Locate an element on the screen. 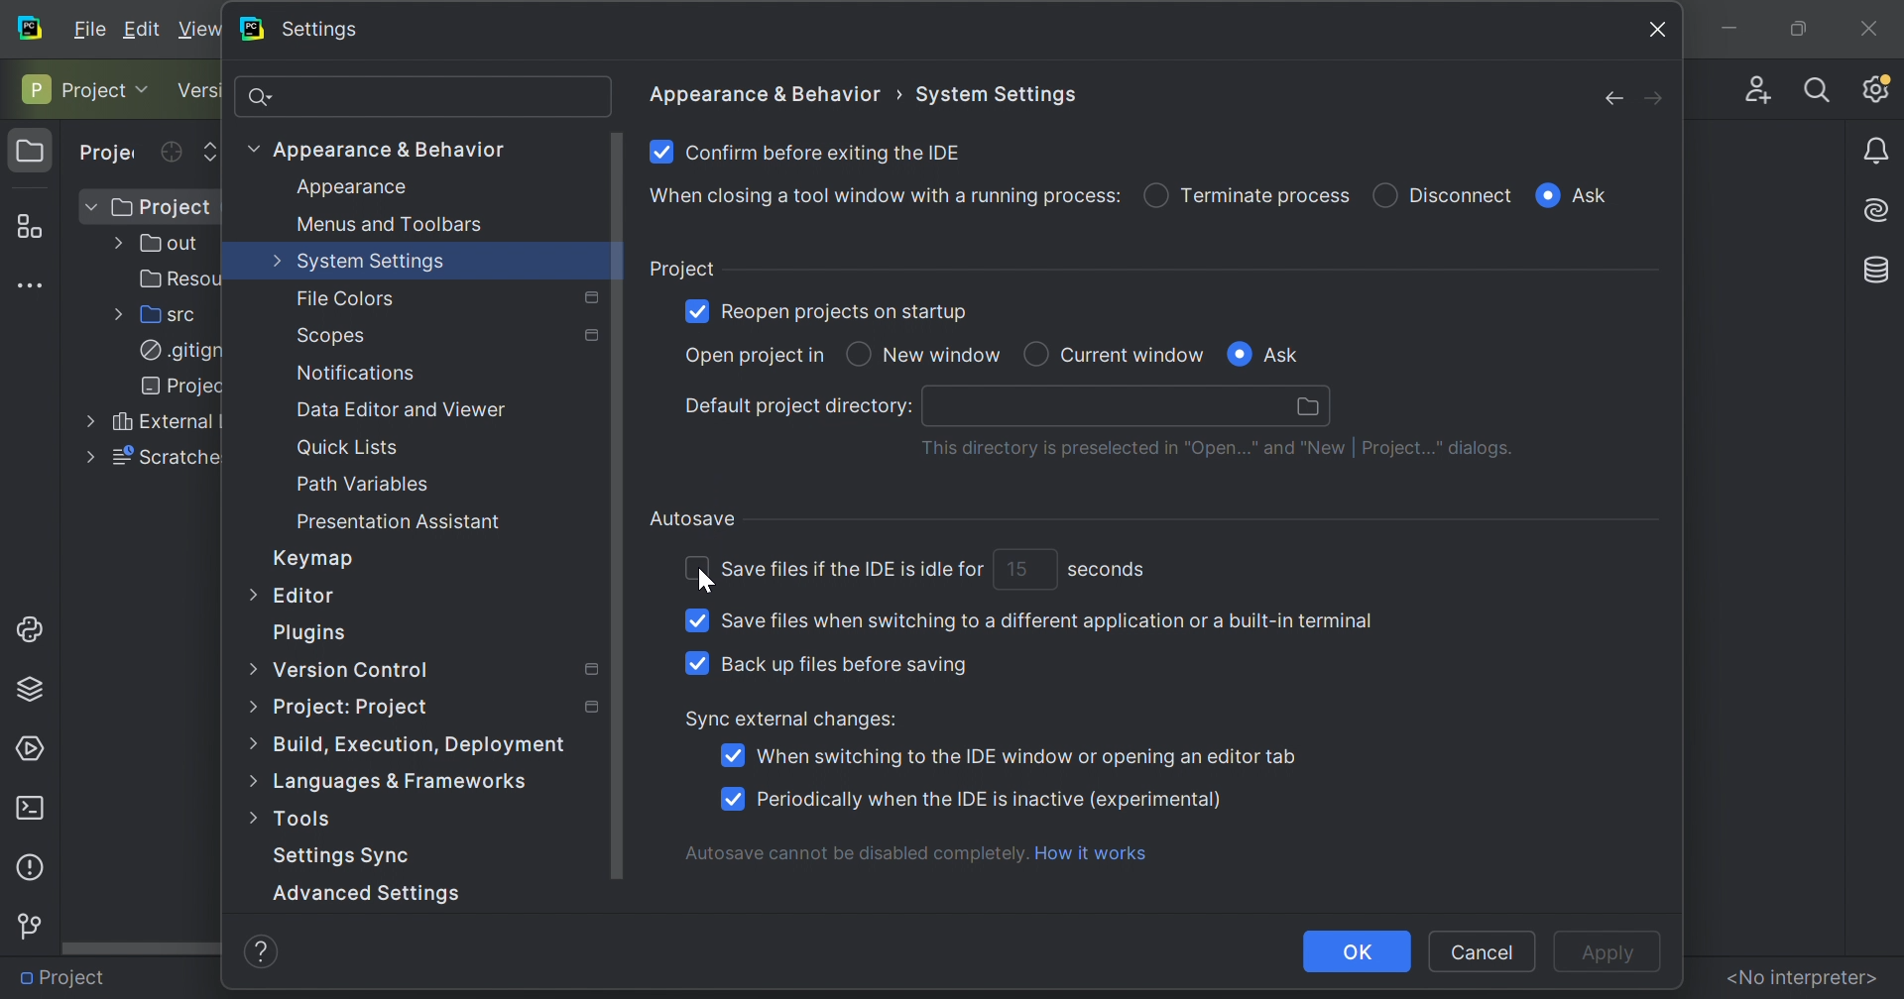 The image size is (1904, 999). Apply is located at coordinates (1602, 953).